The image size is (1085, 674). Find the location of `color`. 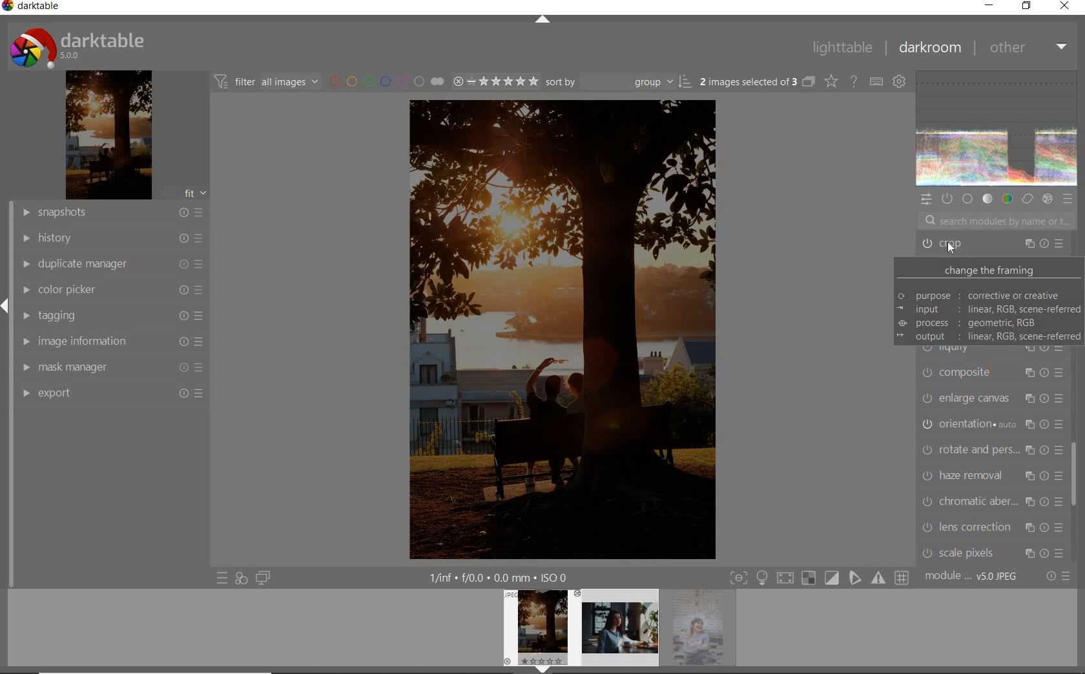

color is located at coordinates (1007, 199).